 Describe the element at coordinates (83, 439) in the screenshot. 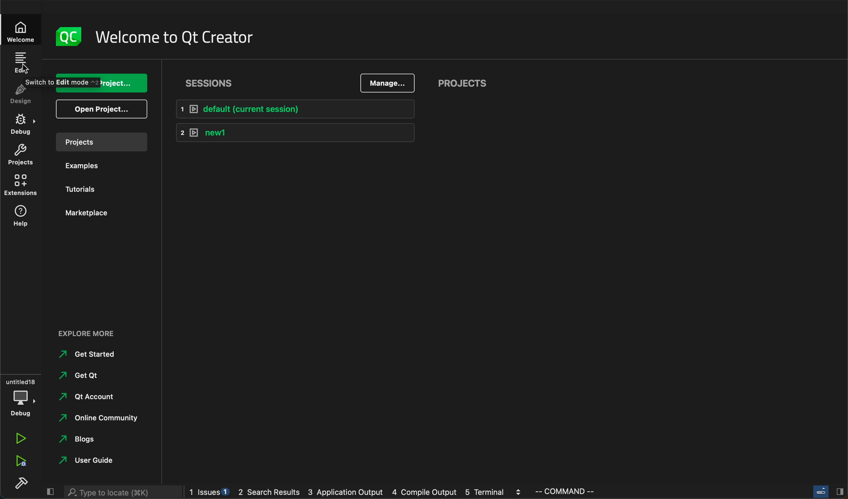

I see `blogs` at that location.